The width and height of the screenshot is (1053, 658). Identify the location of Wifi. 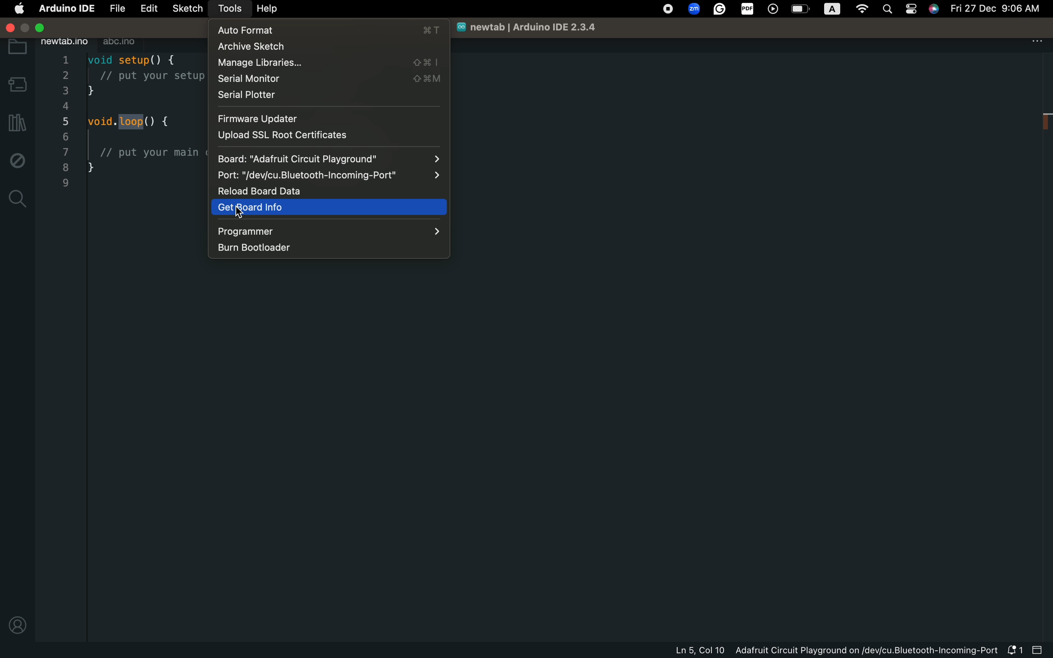
(863, 7).